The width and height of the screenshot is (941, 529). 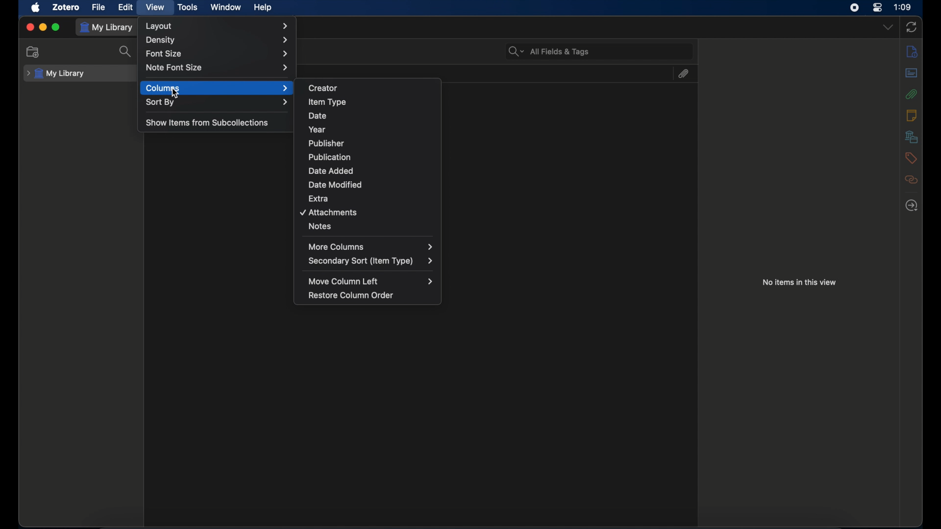 What do you see at coordinates (323, 88) in the screenshot?
I see `creator` at bounding box center [323, 88].